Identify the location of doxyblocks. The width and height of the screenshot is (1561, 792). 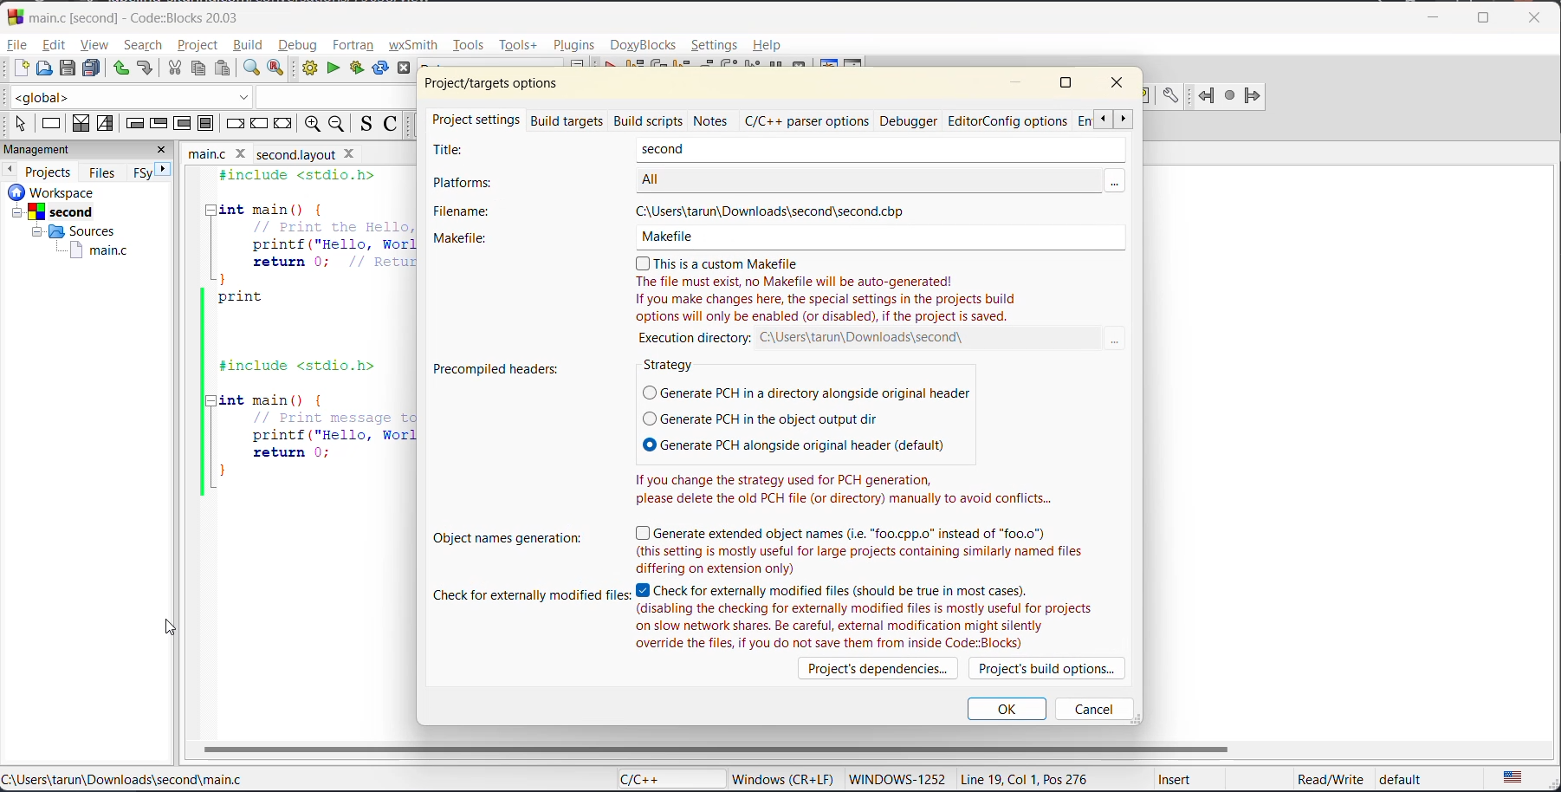
(1170, 99).